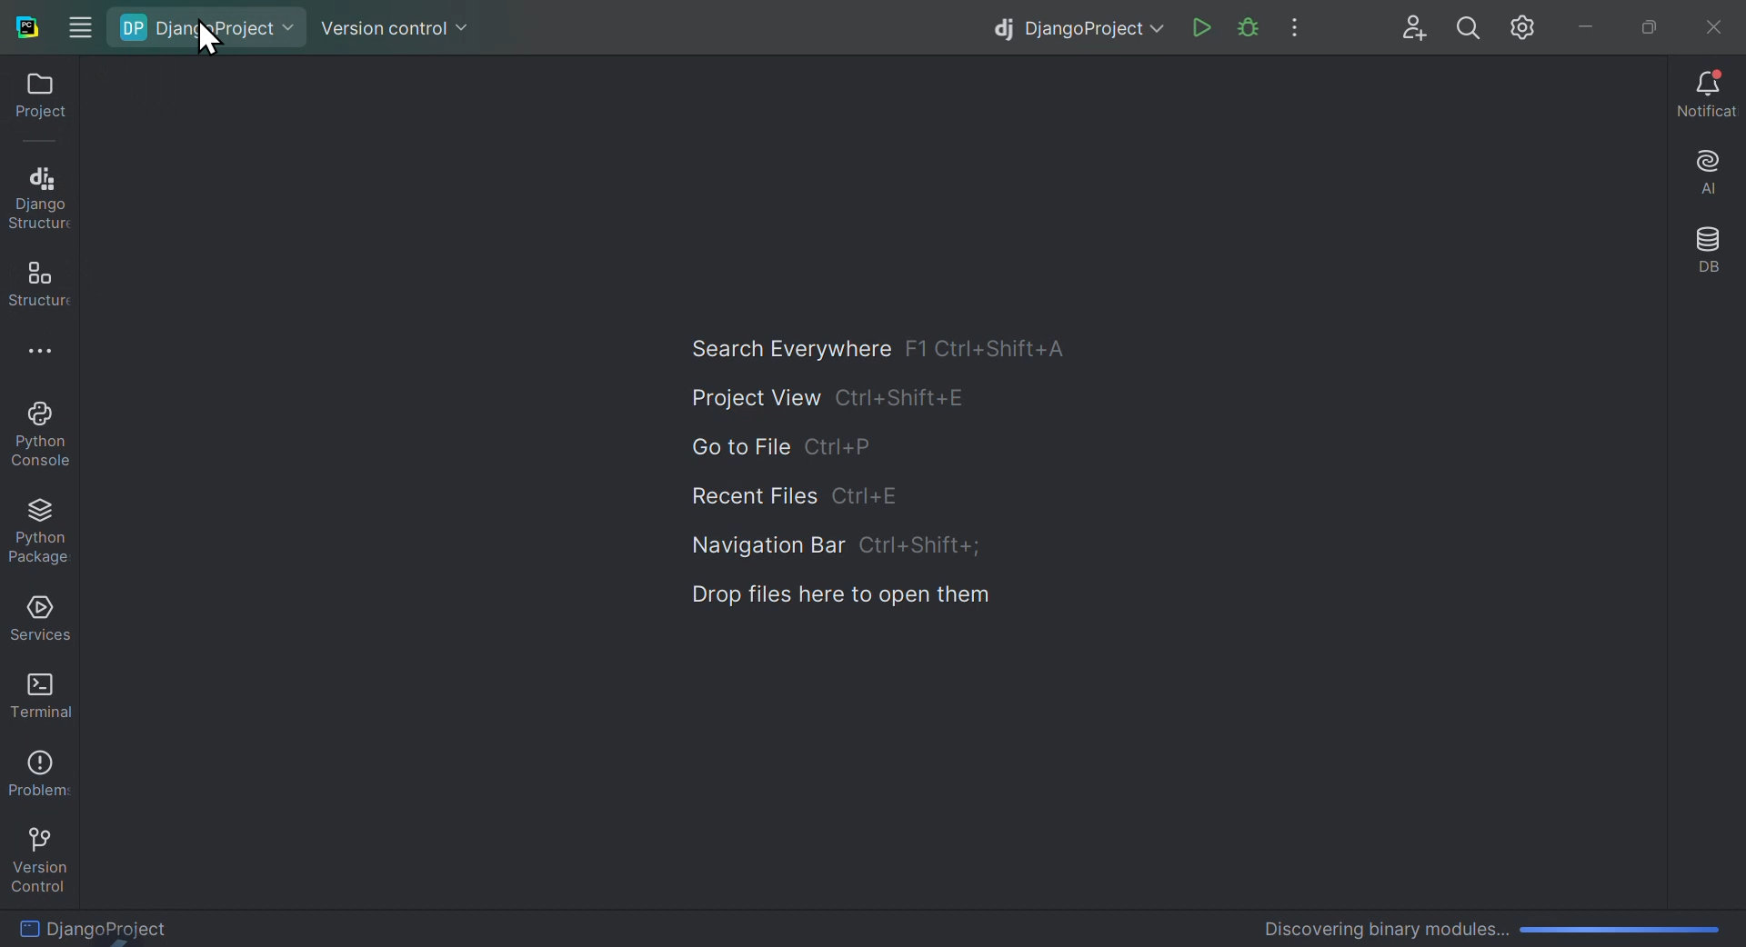  Describe the element at coordinates (752, 498) in the screenshot. I see `Recent files` at that location.